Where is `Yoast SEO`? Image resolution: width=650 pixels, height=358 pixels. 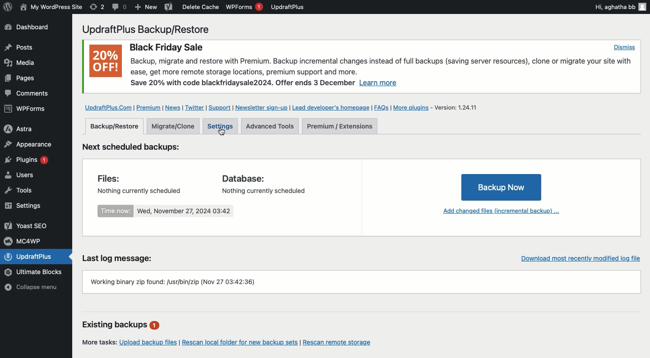
Yoast SEO is located at coordinates (27, 225).